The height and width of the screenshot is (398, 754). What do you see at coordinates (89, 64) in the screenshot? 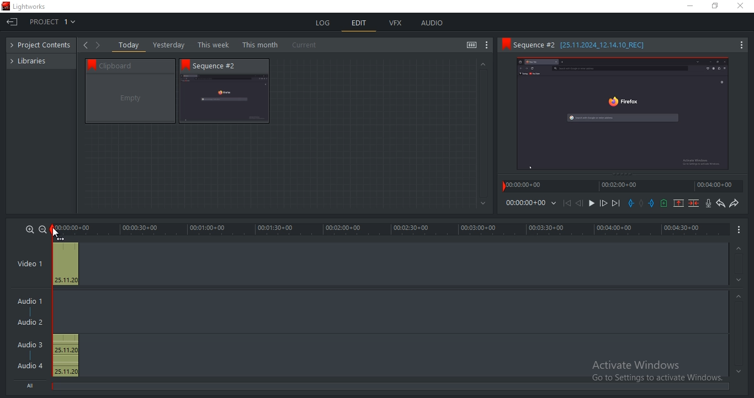
I see `Bookmark icon` at bounding box center [89, 64].